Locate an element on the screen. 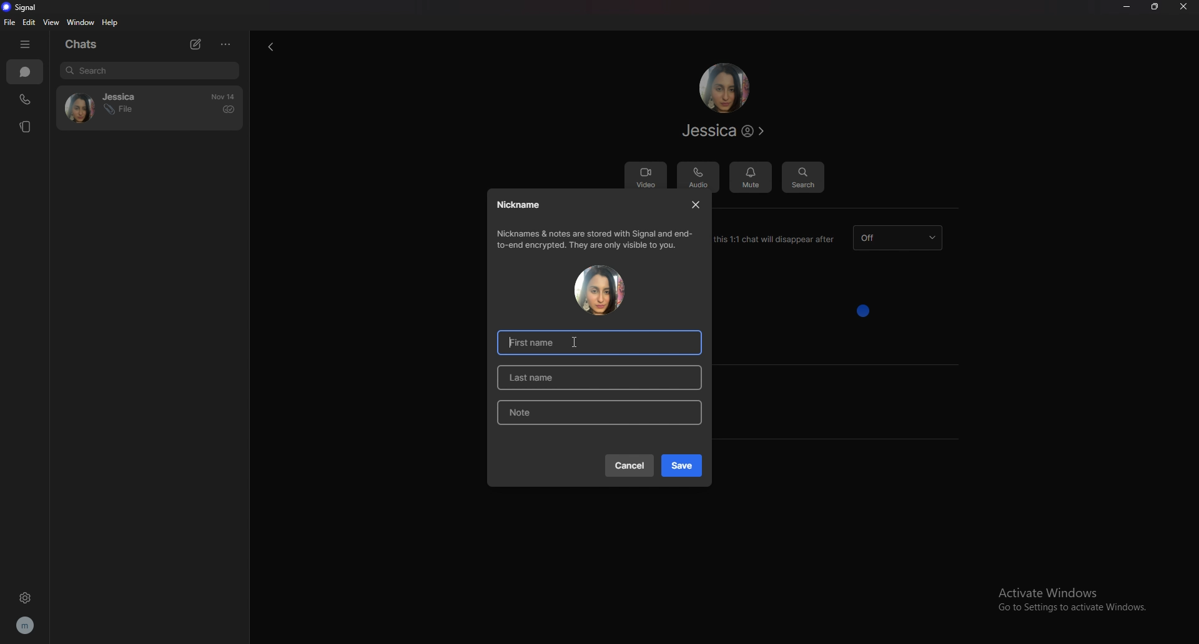  first name is located at coordinates (600, 341).